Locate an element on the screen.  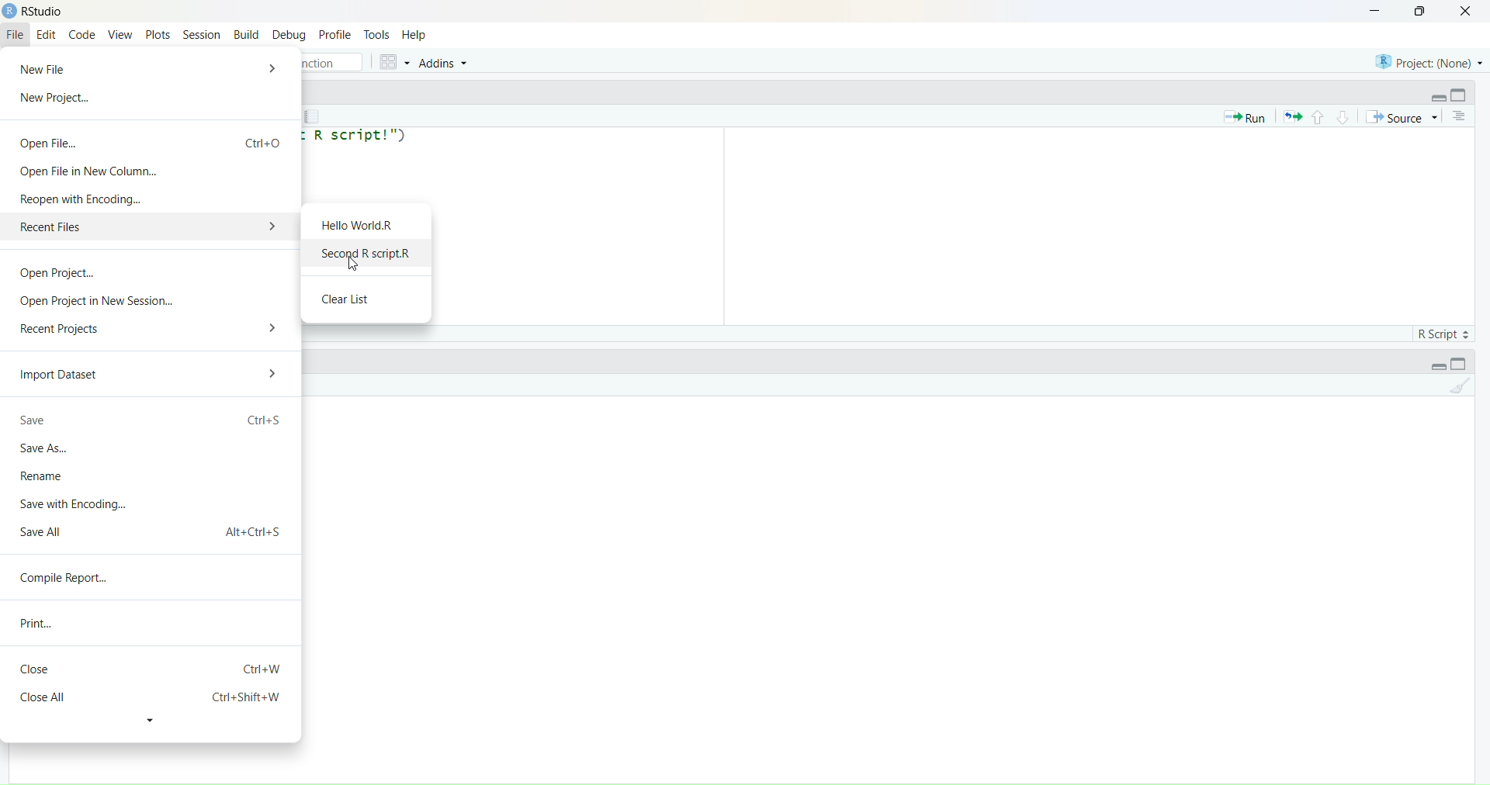
Debug is located at coordinates (289, 36).